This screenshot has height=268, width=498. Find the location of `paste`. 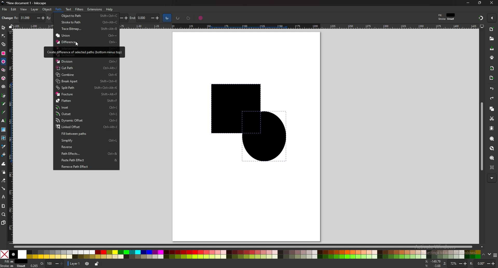

paste is located at coordinates (492, 128).